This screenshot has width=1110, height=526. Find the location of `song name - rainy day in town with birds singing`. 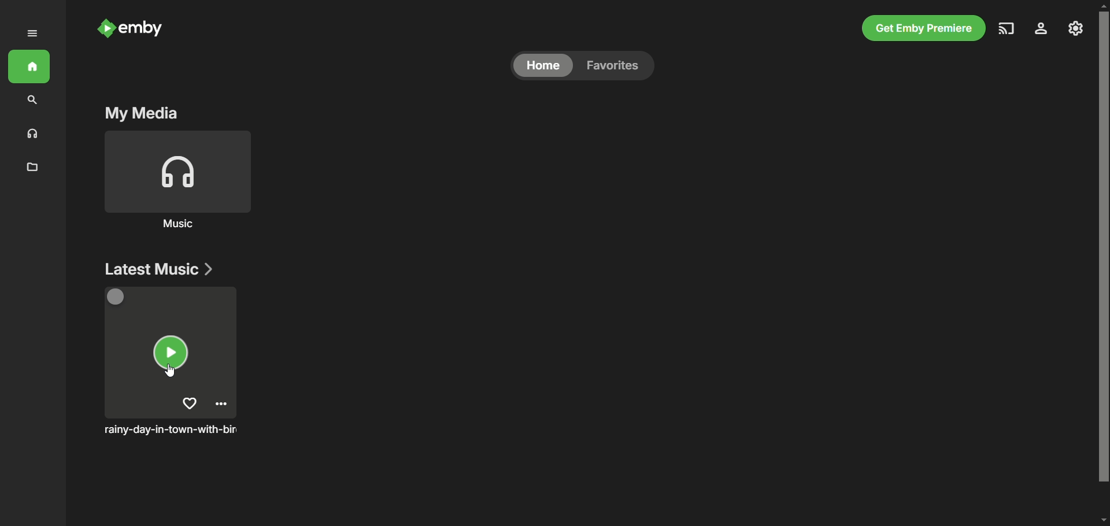

song name - rainy day in town with birds singing is located at coordinates (173, 431).